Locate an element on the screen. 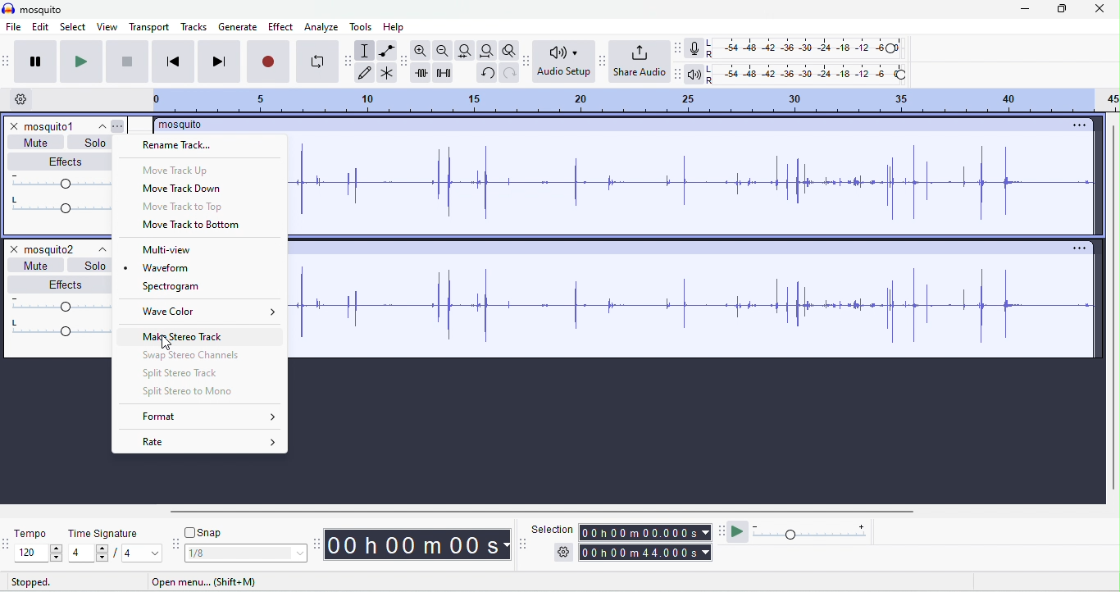  solo is located at coordinates (93, 142).